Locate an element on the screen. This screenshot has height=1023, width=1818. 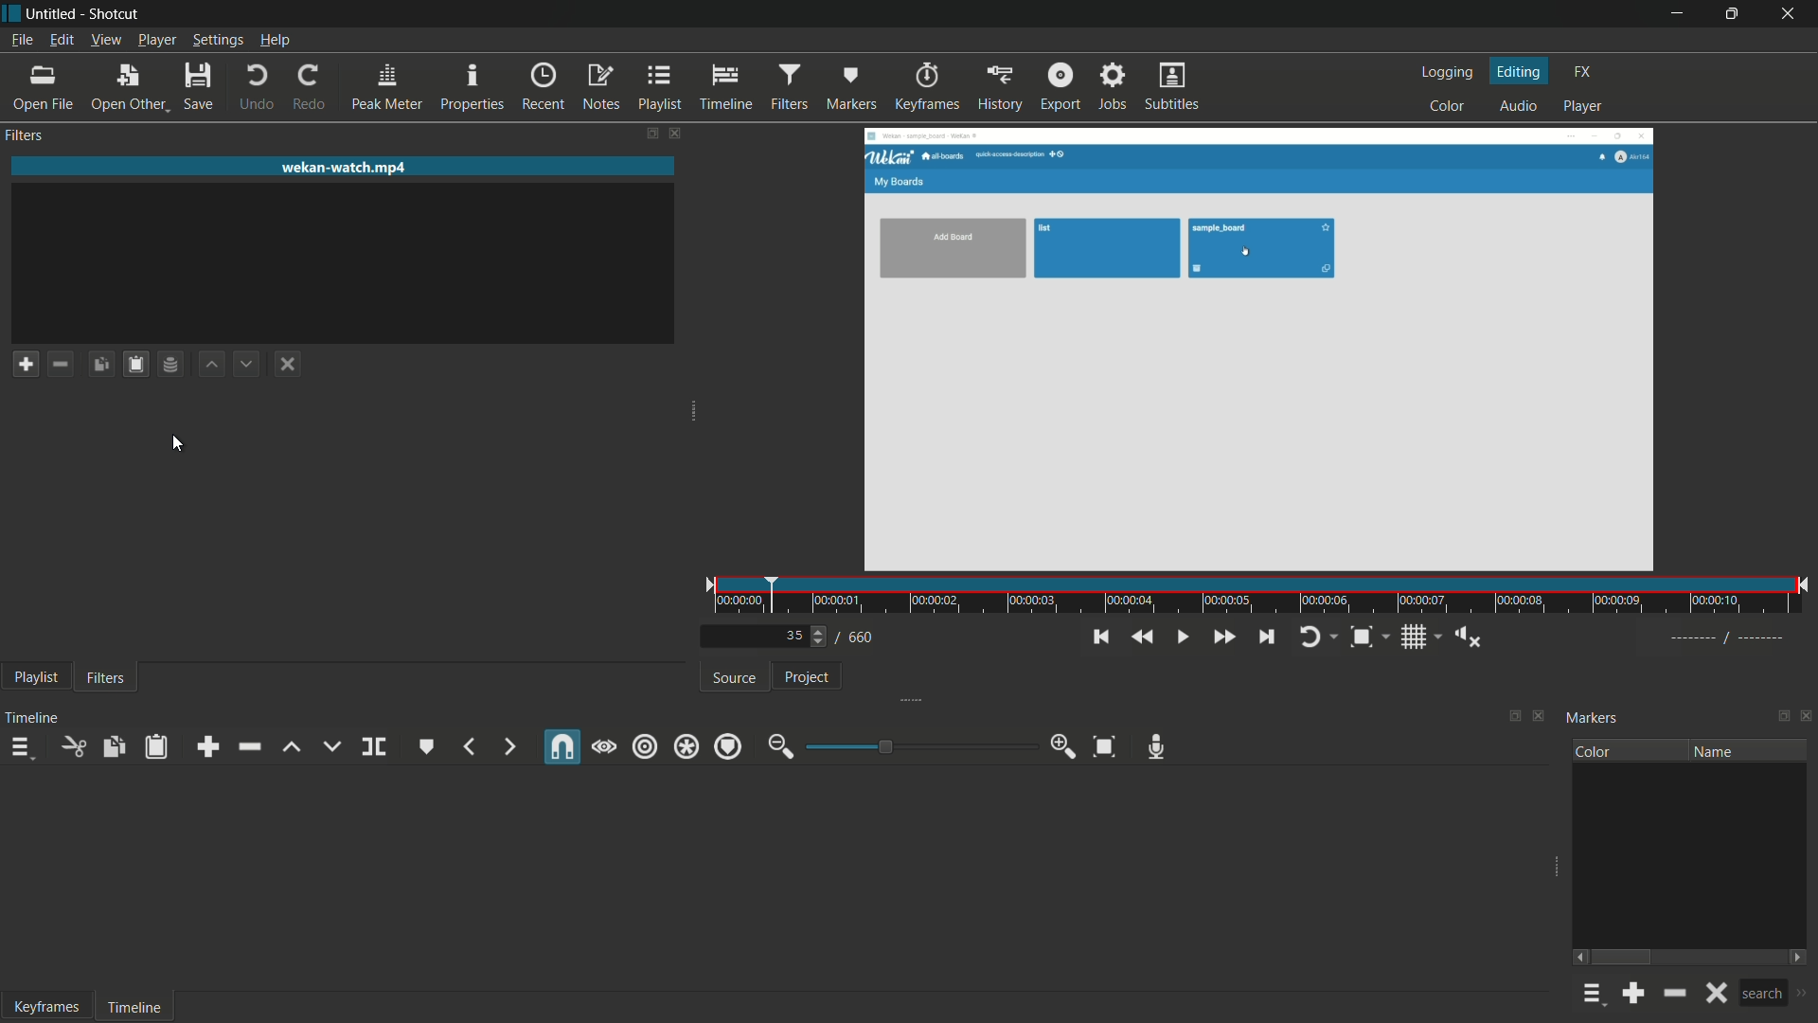
total frames is located at coordinates (863, 637).